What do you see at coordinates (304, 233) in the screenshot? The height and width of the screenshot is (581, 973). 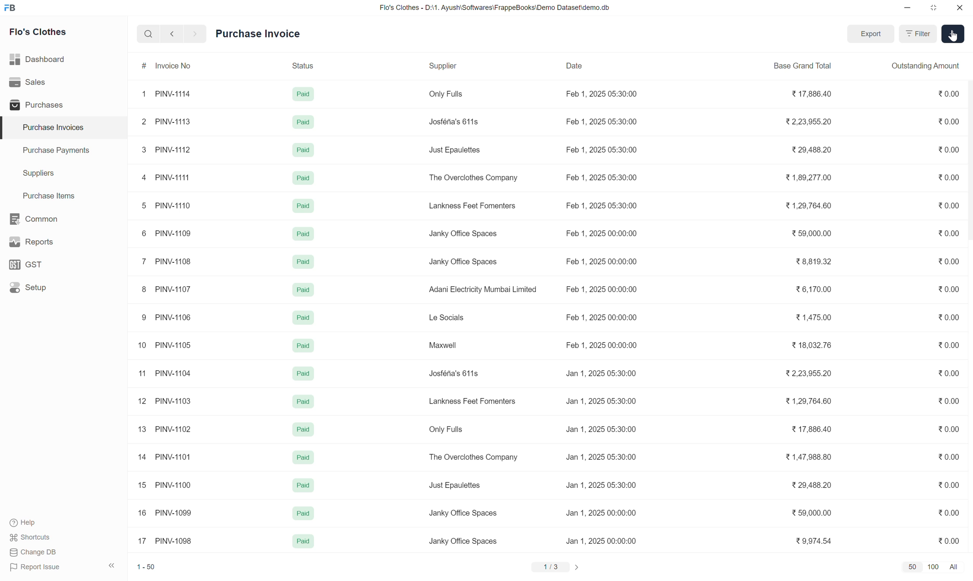 I see `Paid` at bounding box center [304, 233].